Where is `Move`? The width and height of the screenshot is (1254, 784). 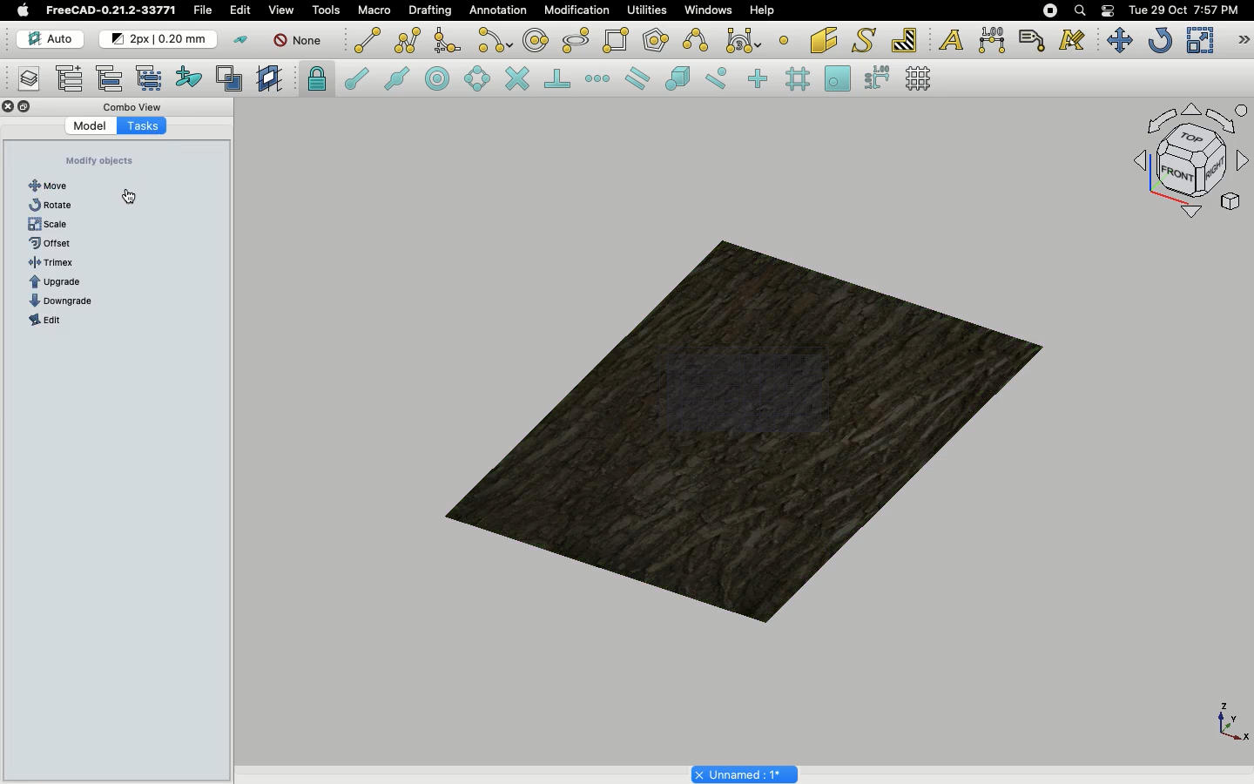 Move is located at coordinates (51, 186).